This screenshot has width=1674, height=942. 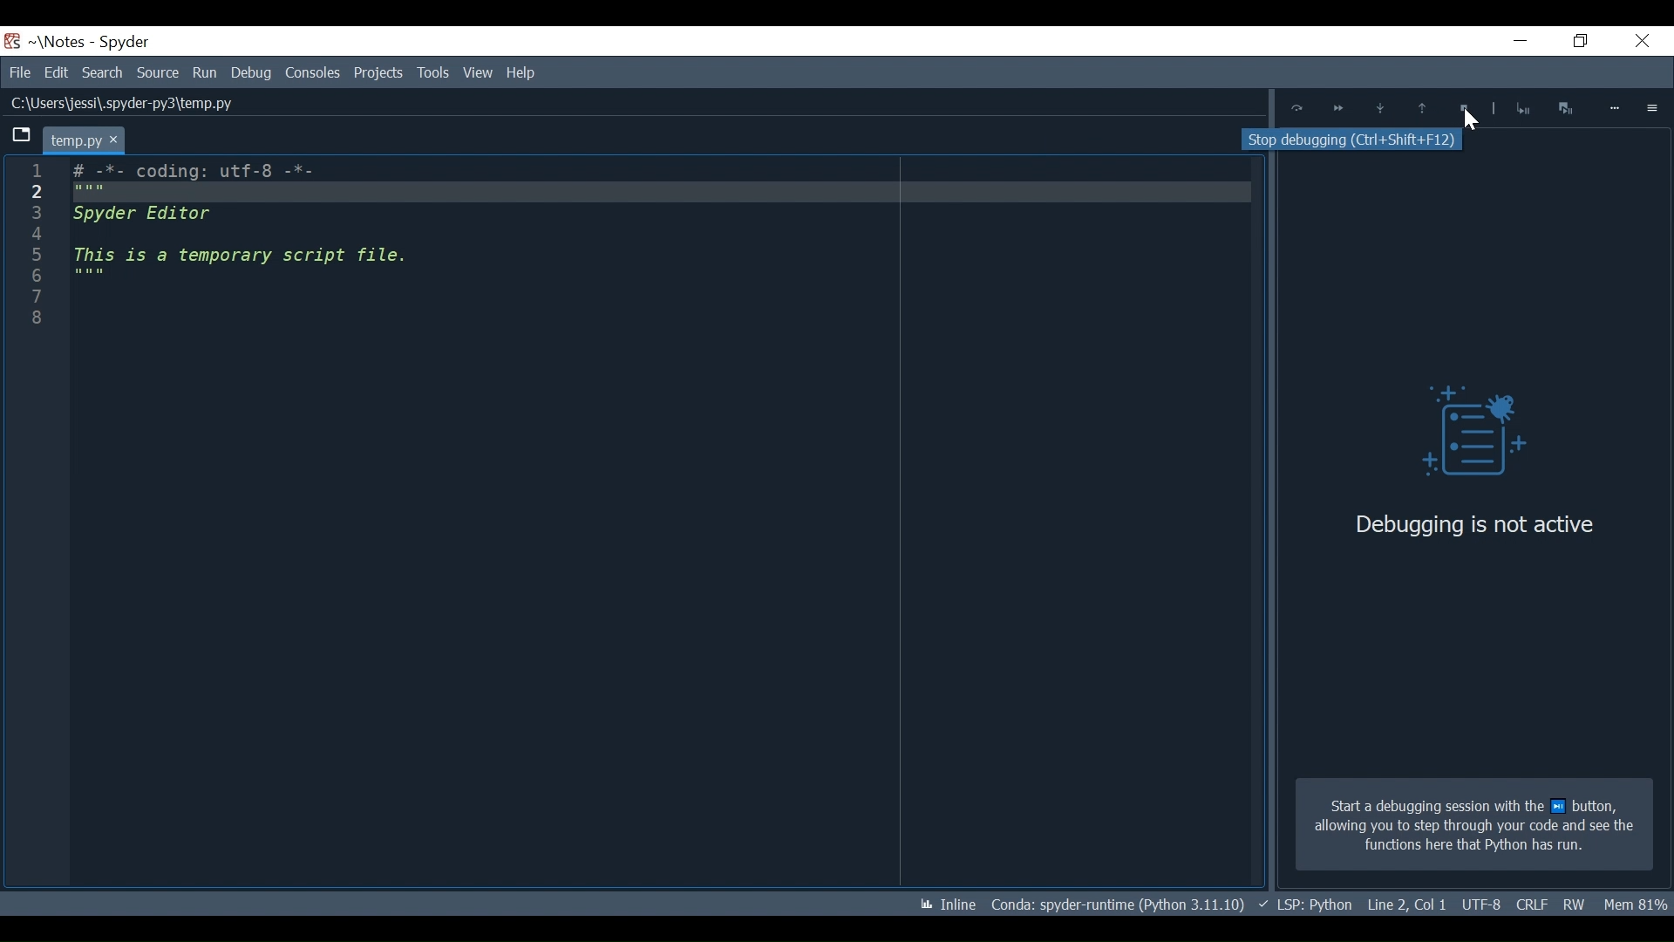 What do you see at coordinates (1480, 905) in the screenshot?
I see `Cursor Position` at bounding box center [1480, 905].